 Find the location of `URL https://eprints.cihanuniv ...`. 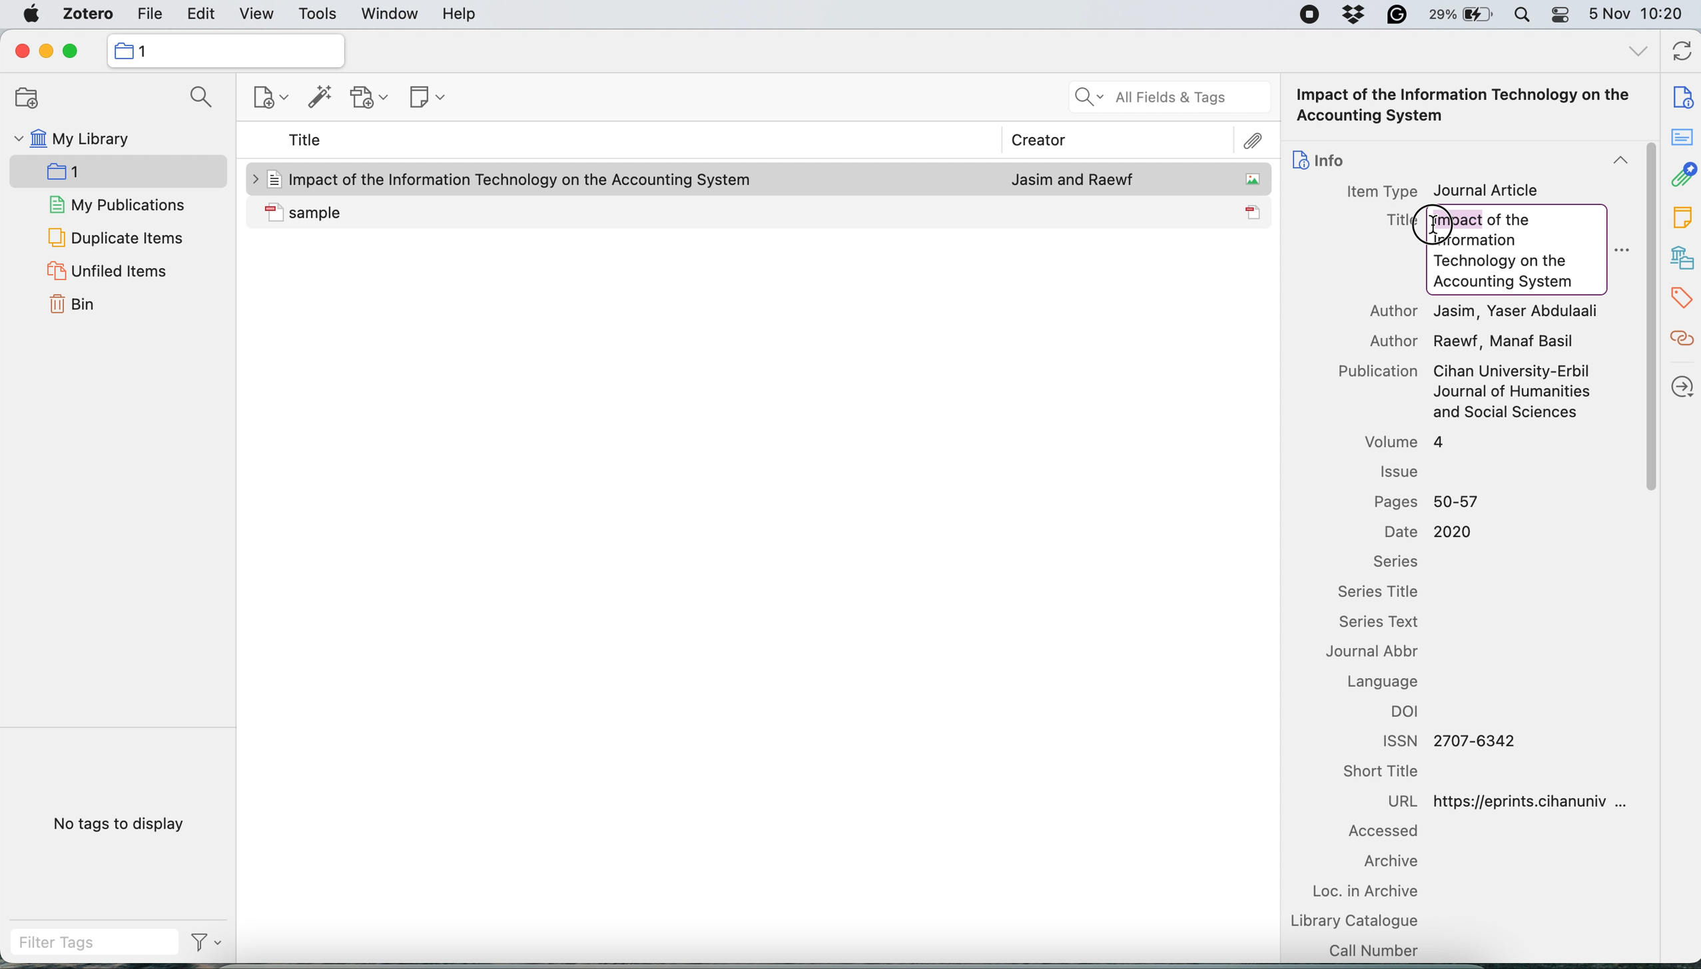

URL https://eprints.cihanuniv ... is located at coordinates (1507, 801).